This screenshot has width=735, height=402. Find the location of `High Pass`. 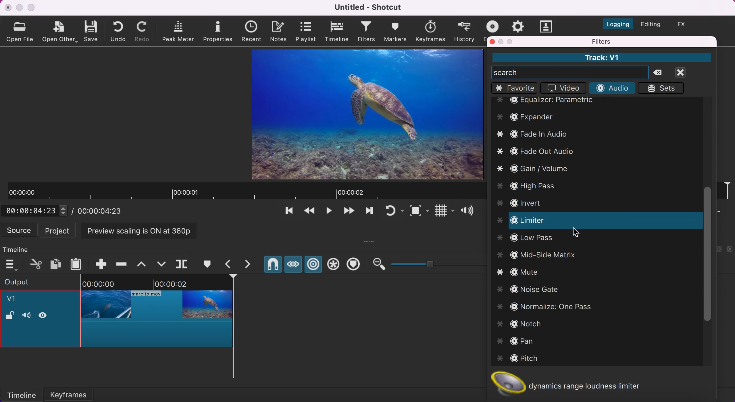

High Pass is located at coordinates (533, 184).